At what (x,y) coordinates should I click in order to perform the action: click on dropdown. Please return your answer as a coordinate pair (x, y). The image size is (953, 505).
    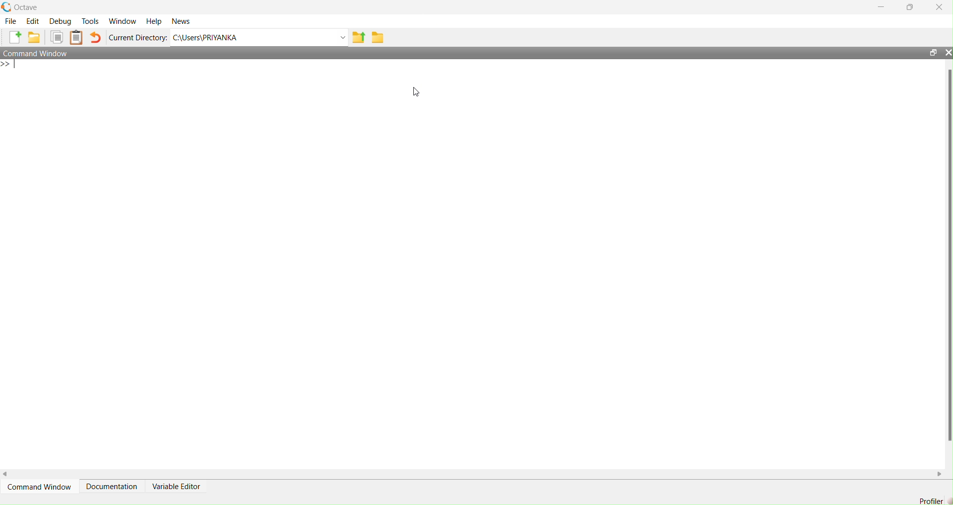
    Looking at the image, I should click on (336, 37).